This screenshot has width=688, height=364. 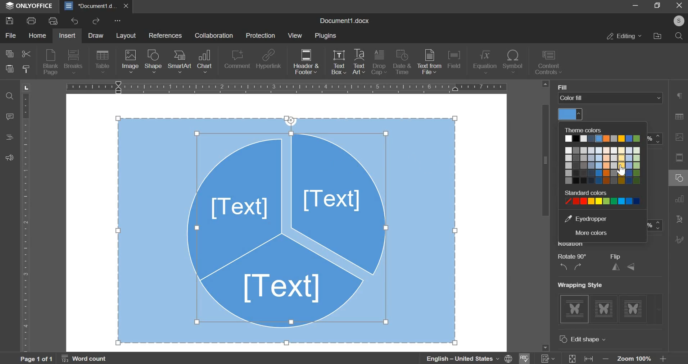 What do you see at coordinates (546, 217) in the screenshot?
I see `vertical slider` at bounding box center [546, 217].